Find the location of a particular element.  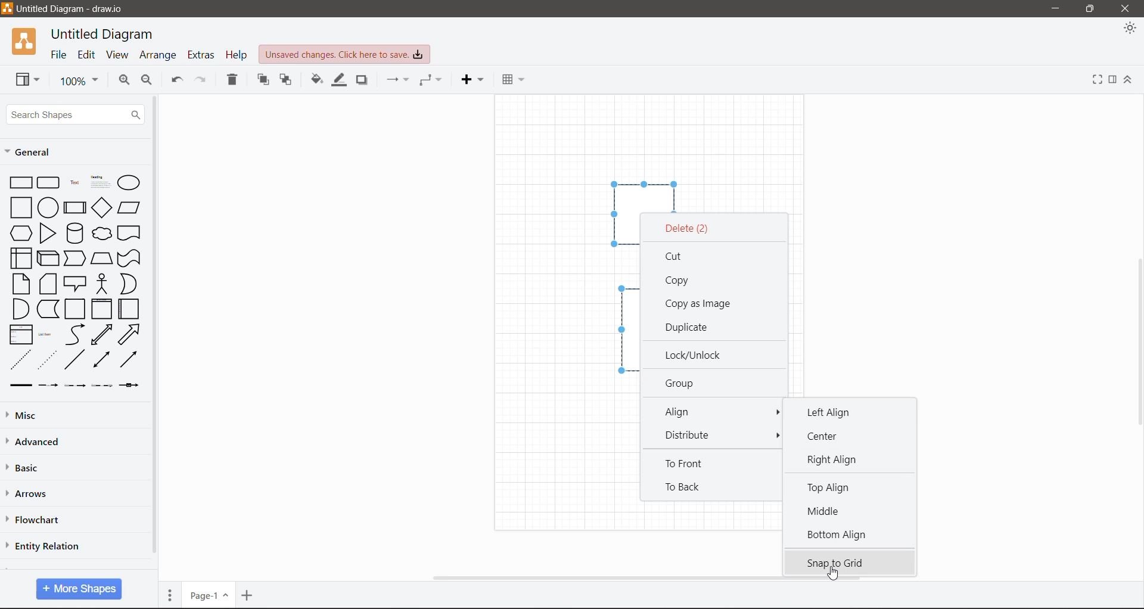

More options is located at coordinates (776, 436).